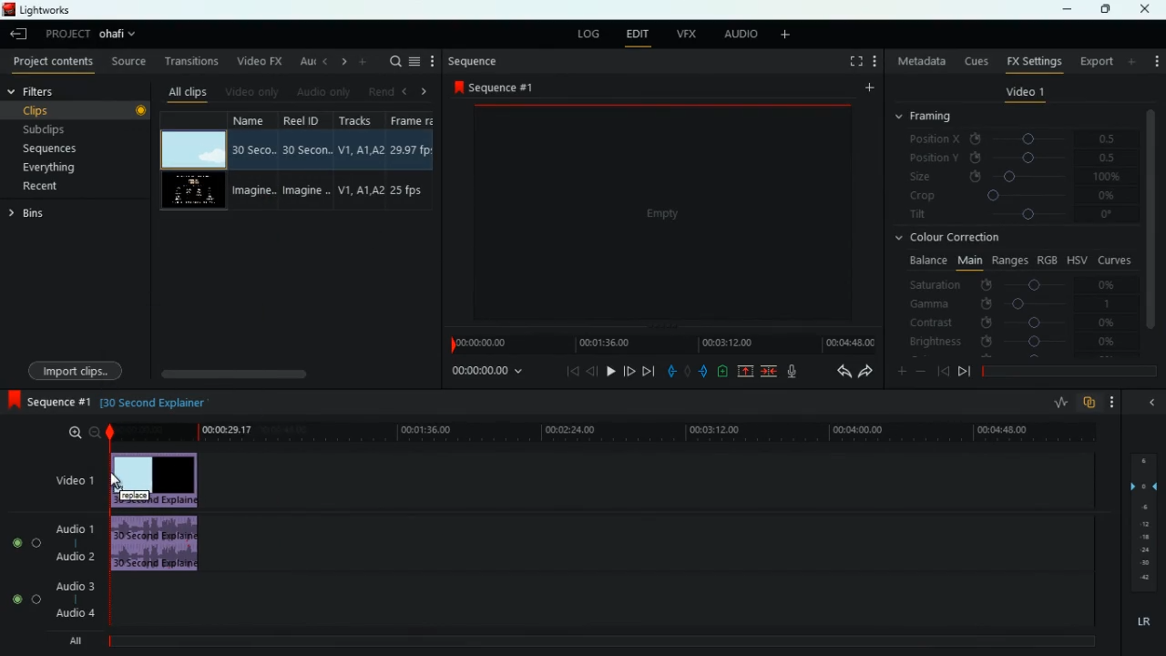  Describe the element at coordinates (1140, 550) in the screenshot. I see `-24 (layer)` at that location.